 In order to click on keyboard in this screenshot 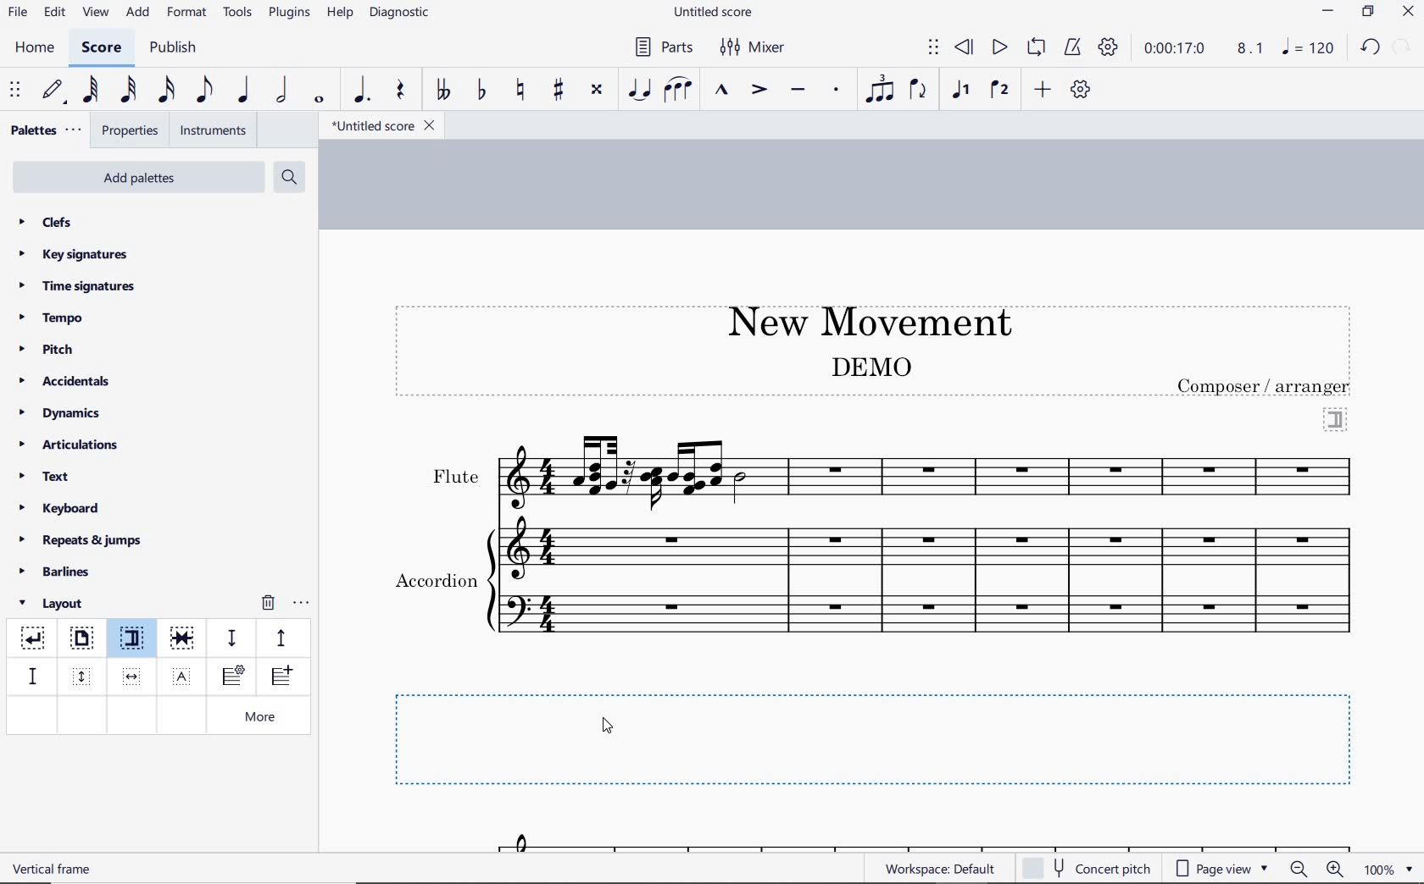, I will do `click(60, 508)`.